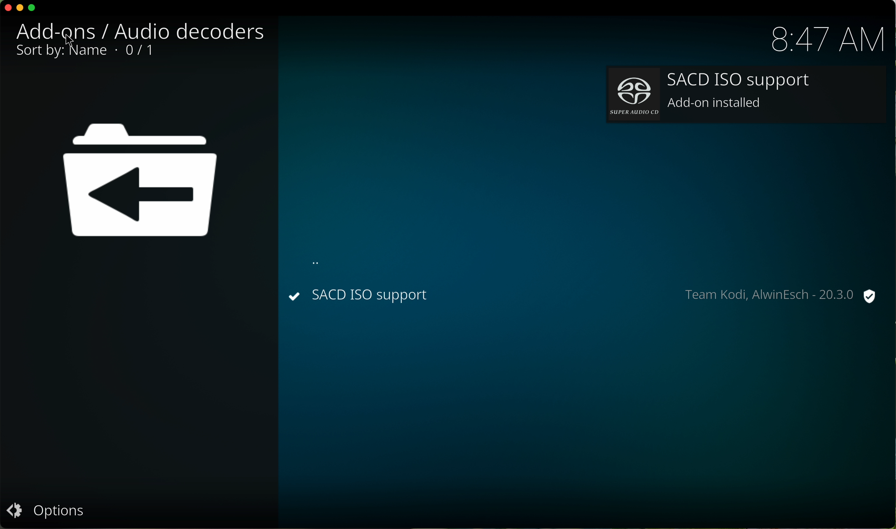  I want to click on sort by name, so click(65, 52).